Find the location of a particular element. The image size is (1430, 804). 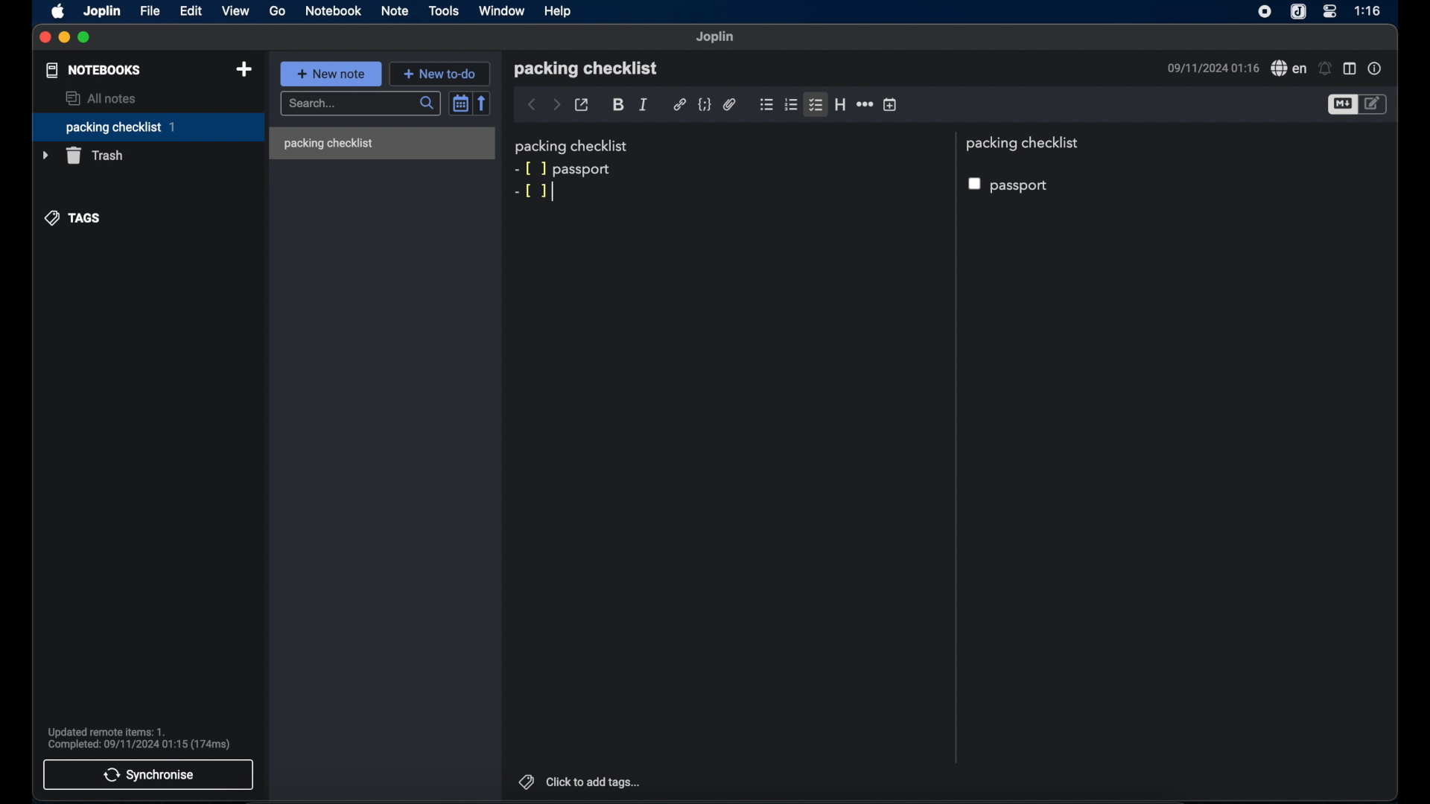

bold is located at coordinates (618, 105).